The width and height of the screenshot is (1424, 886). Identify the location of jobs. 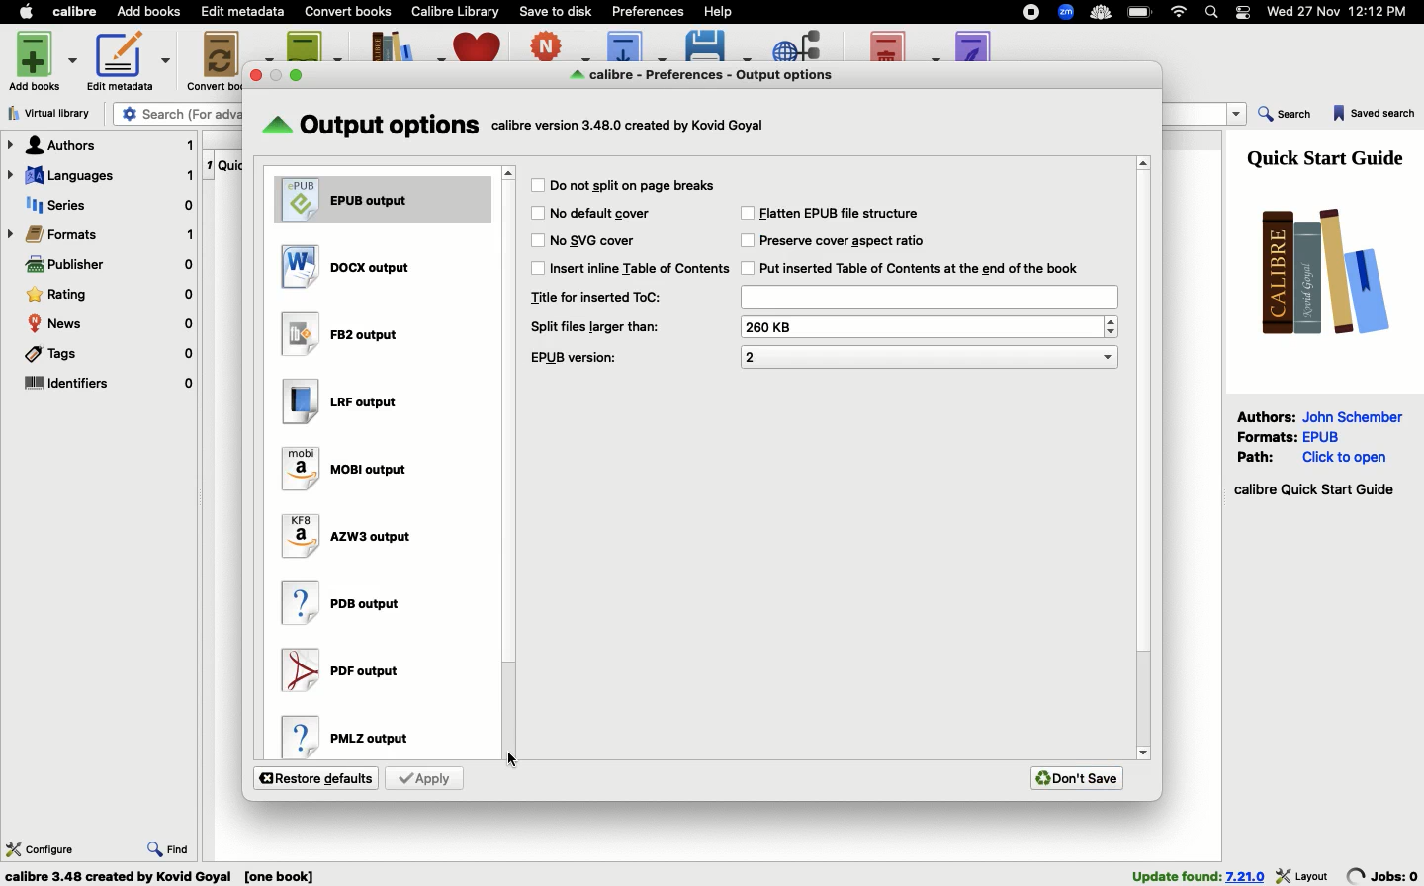
(1383, 875).